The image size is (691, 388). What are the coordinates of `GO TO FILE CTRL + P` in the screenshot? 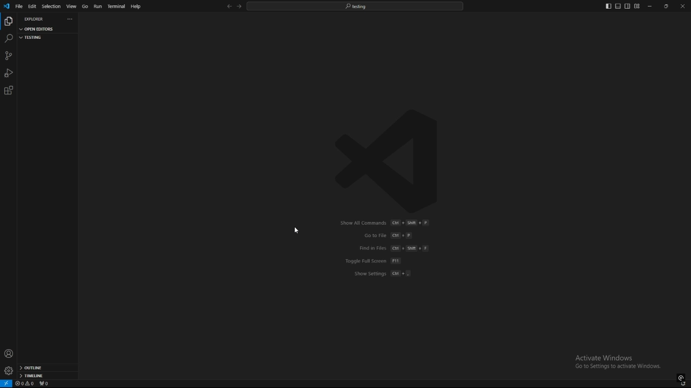 It's located at (377, 235).